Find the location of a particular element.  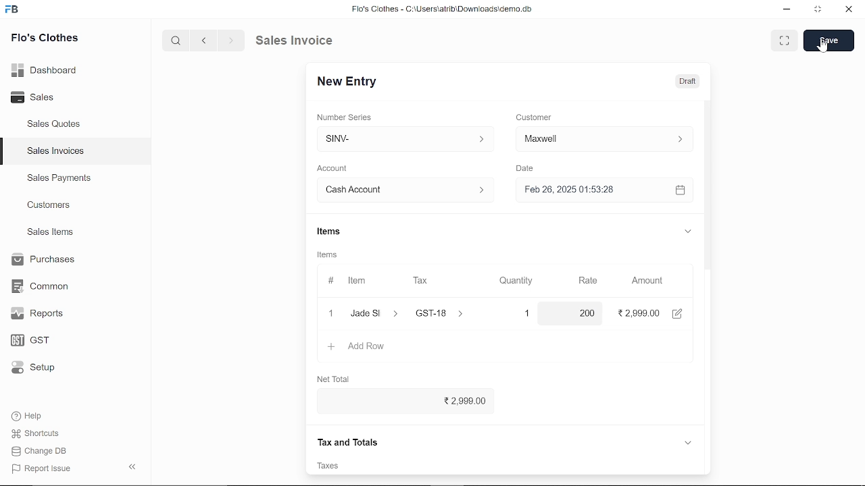

Items is located at coordinates (328, 233).